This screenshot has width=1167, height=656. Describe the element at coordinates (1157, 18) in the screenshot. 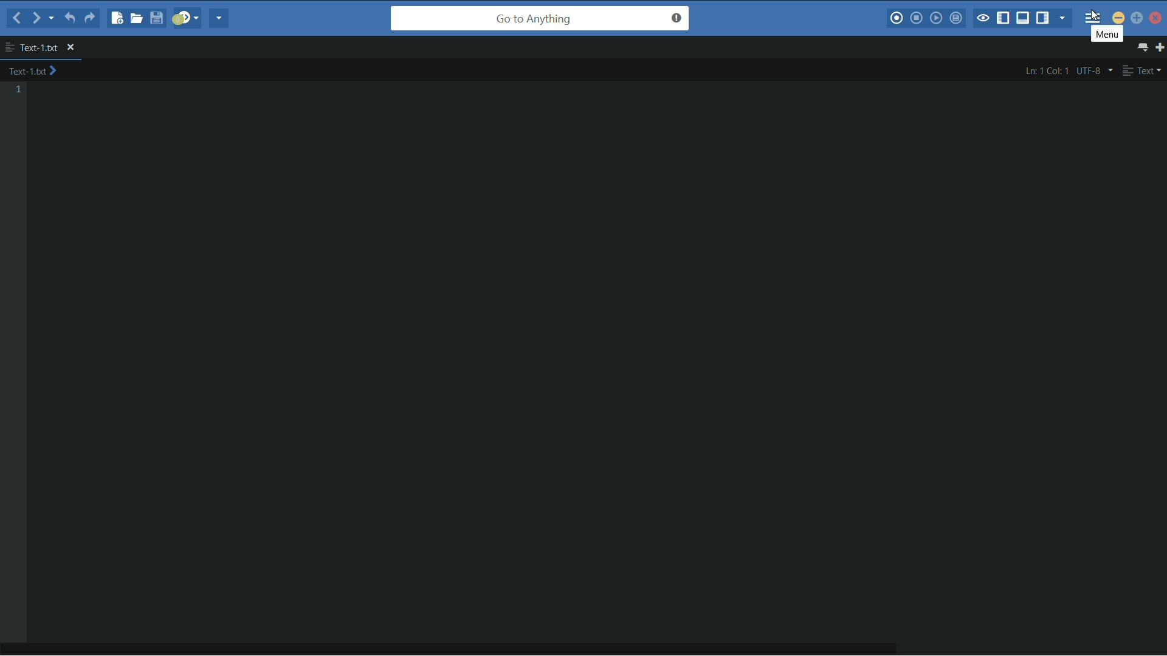

I see `close app` at that location.